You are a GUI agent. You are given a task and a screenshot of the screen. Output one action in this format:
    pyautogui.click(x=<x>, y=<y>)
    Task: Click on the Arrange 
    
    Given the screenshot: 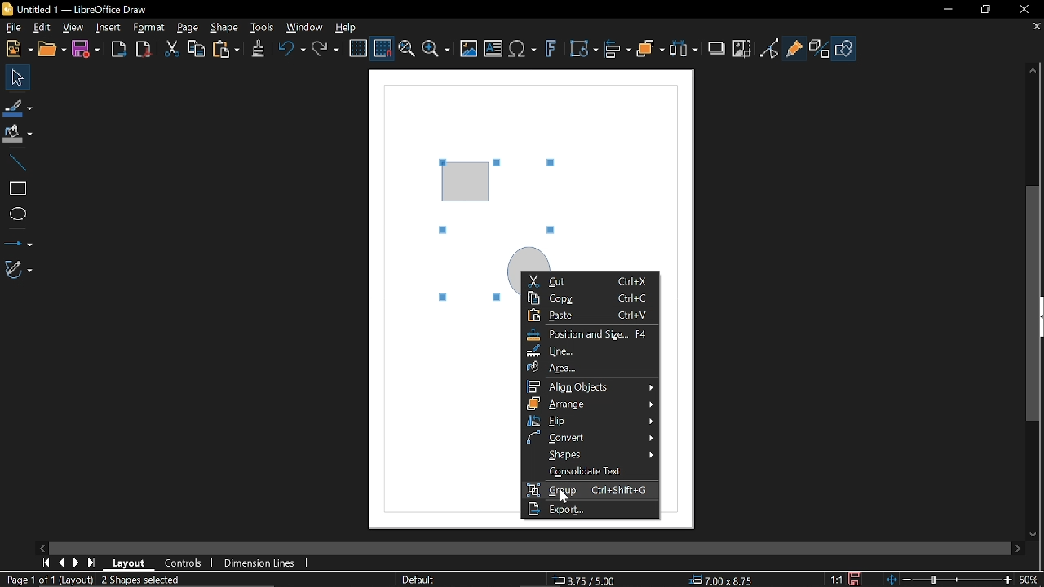 What is the action you would take?
    pyautogui.click(x=590, y=403)
    